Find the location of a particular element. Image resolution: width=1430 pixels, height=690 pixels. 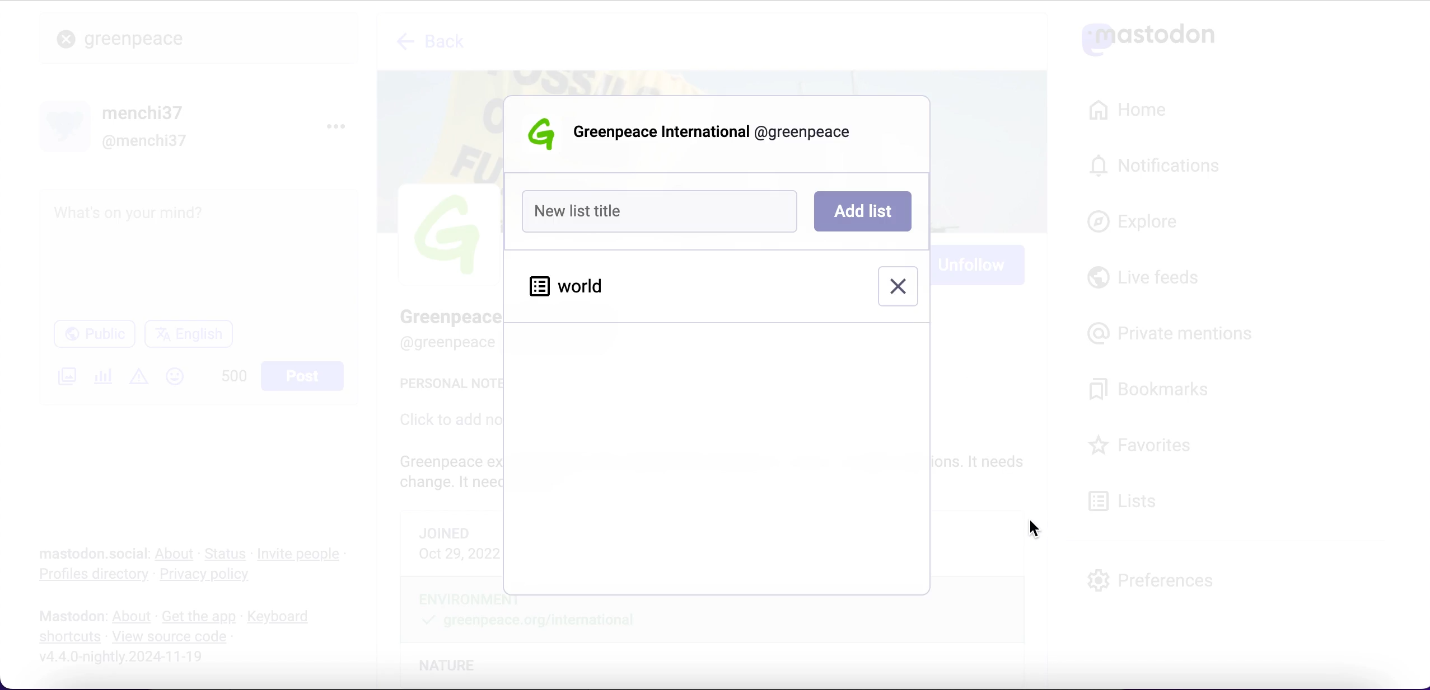

view source code is located at coordinates (174, 637).